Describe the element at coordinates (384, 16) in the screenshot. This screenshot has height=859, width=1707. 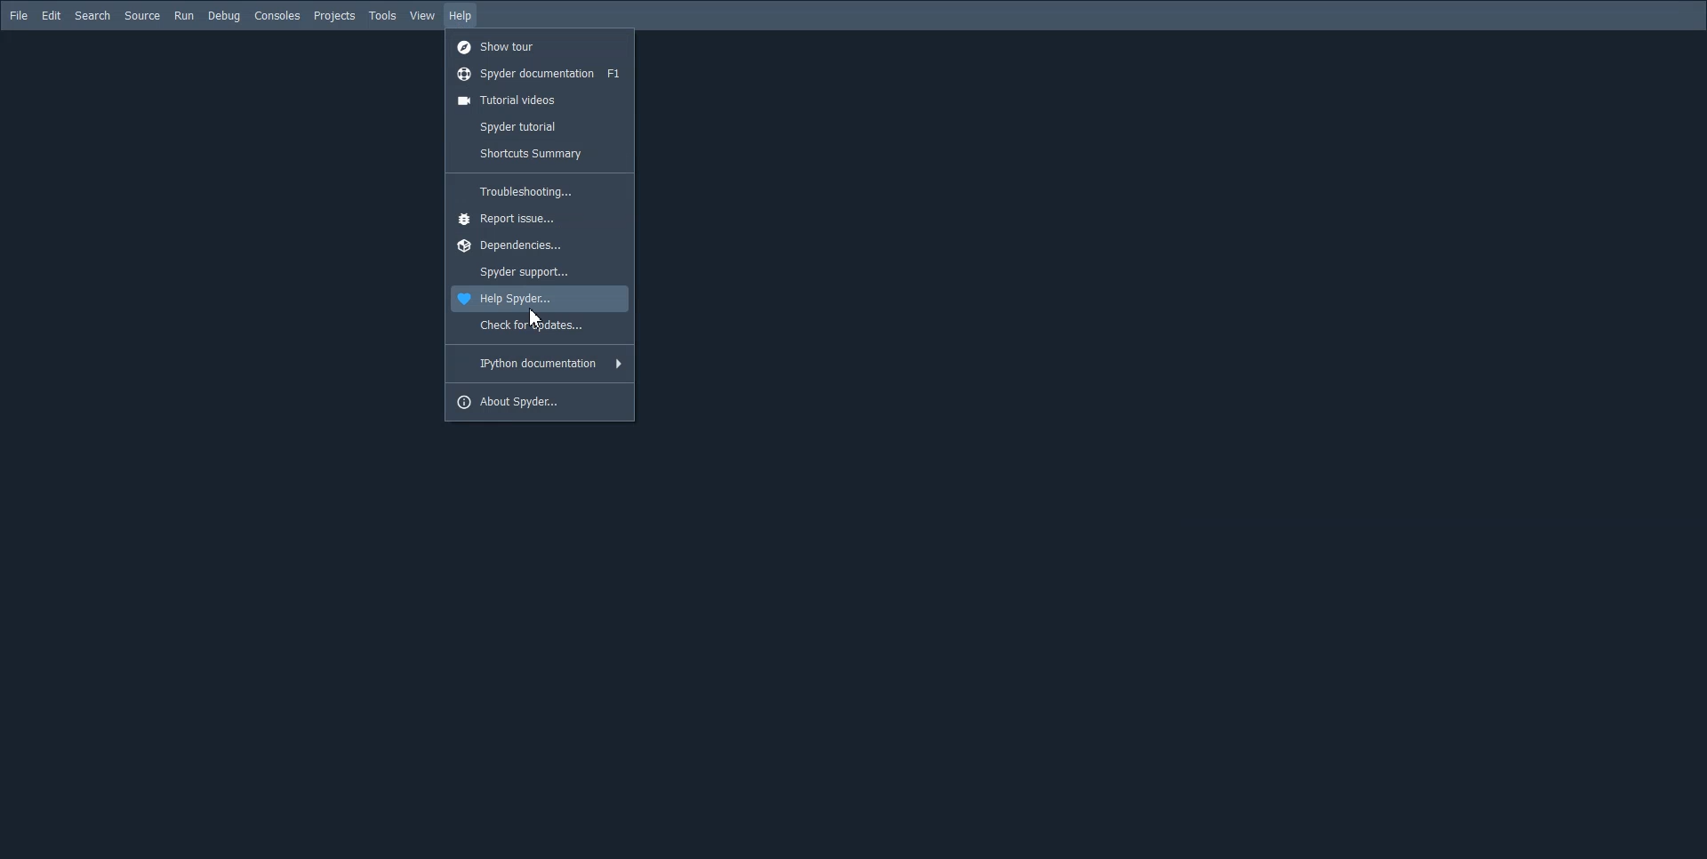
I see `Tools` at that location.